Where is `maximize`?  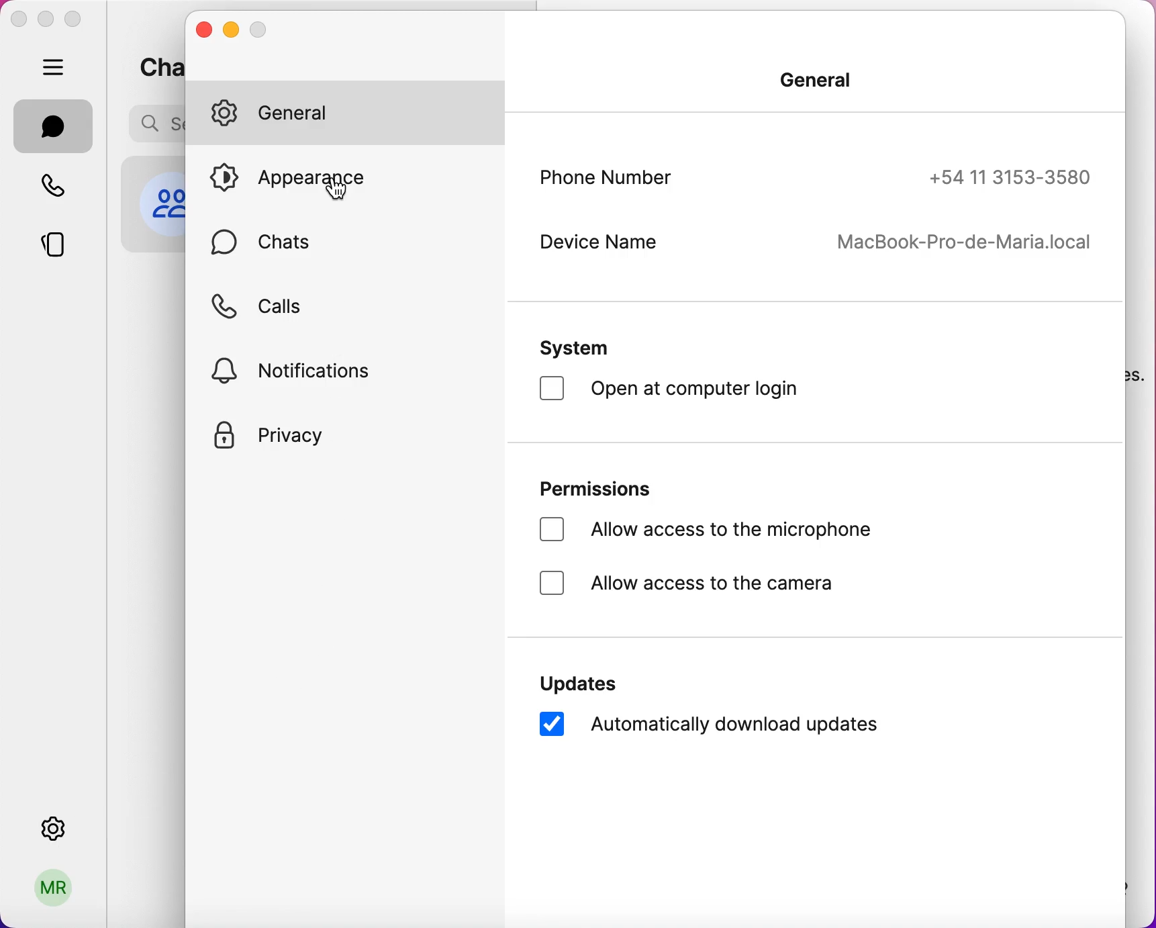 maximize is located at coordinates (265, 29).